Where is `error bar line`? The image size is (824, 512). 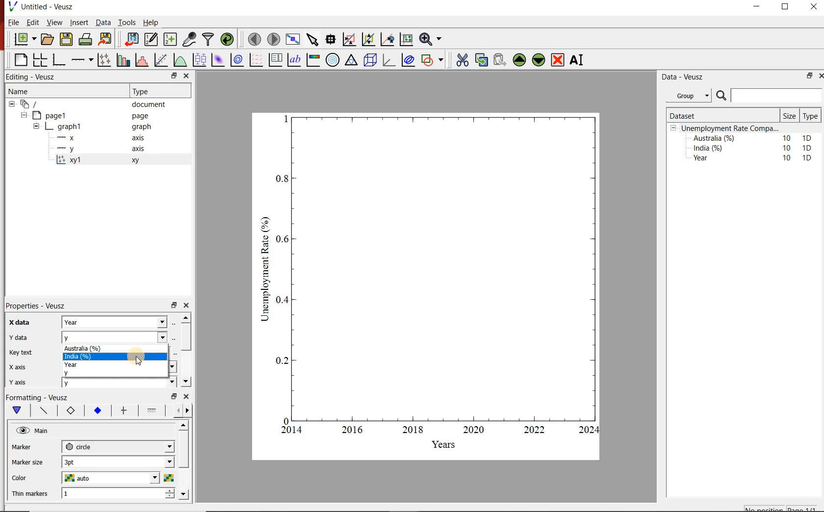 error bar line is located at coordinates (125, 410).